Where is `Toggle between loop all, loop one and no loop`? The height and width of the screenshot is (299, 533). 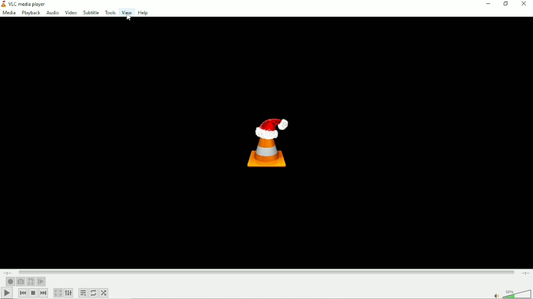
Toggle between loop all, loop one and no loop is located at coordinates (93, 293).